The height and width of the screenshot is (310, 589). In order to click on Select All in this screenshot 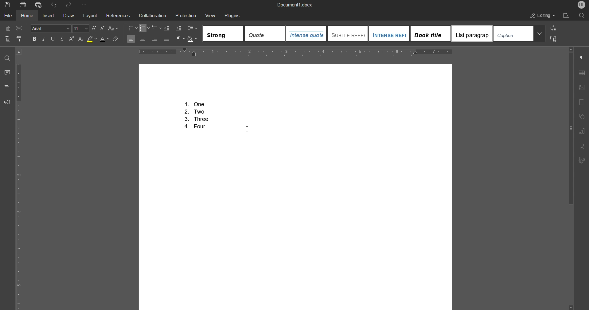, I will do `click(553, 40)`.